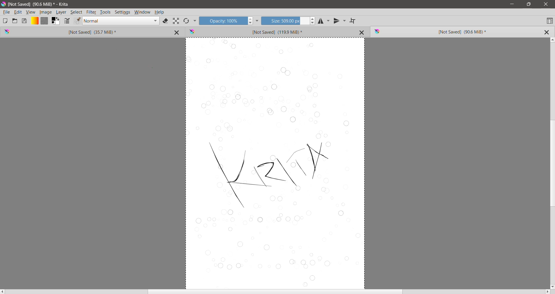 The image size is (555, 294). Describe the element at coordinates (5, 21) in the screenshot. I see `Create New Document` at that location.